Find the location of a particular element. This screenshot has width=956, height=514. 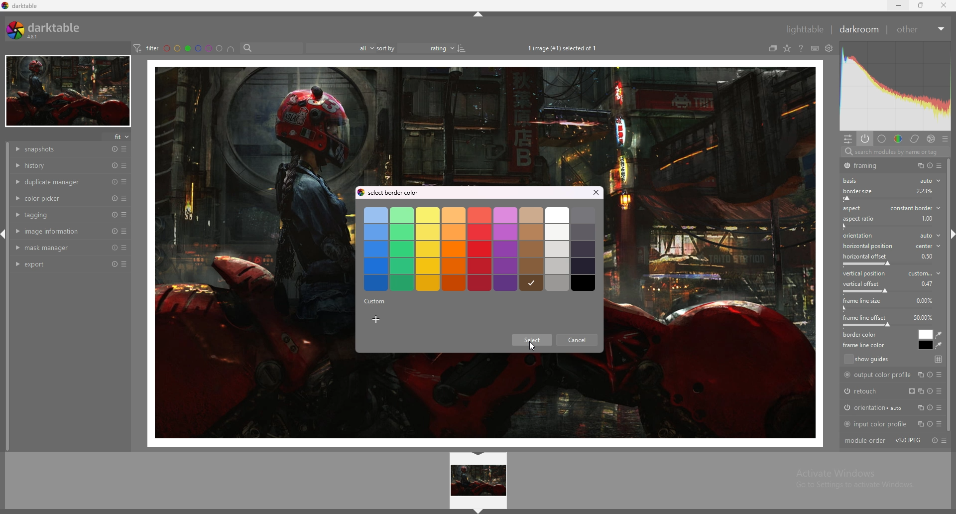

frame line offset is located at coordinates (865, 317).